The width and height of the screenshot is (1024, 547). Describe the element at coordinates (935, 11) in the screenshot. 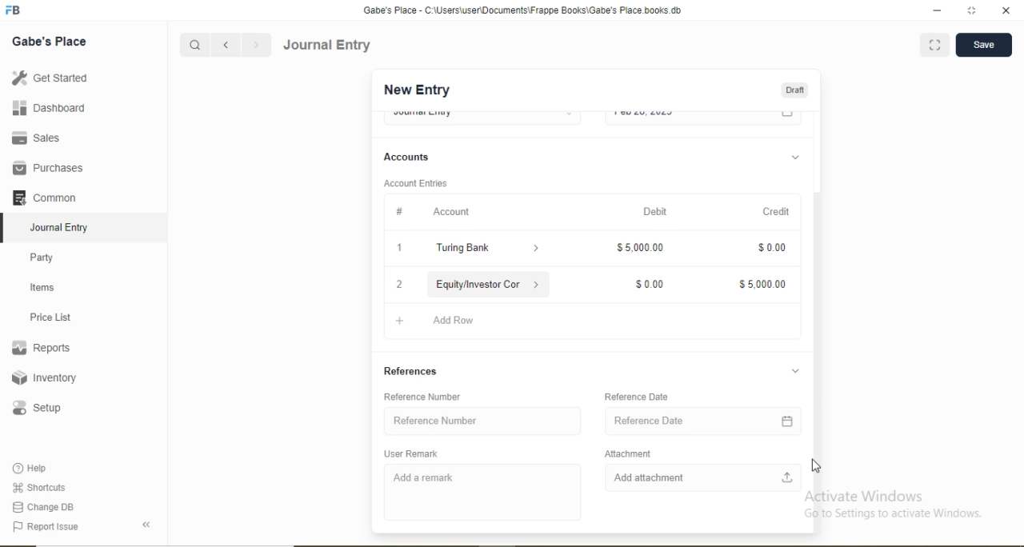

I see `minimize` at that location.